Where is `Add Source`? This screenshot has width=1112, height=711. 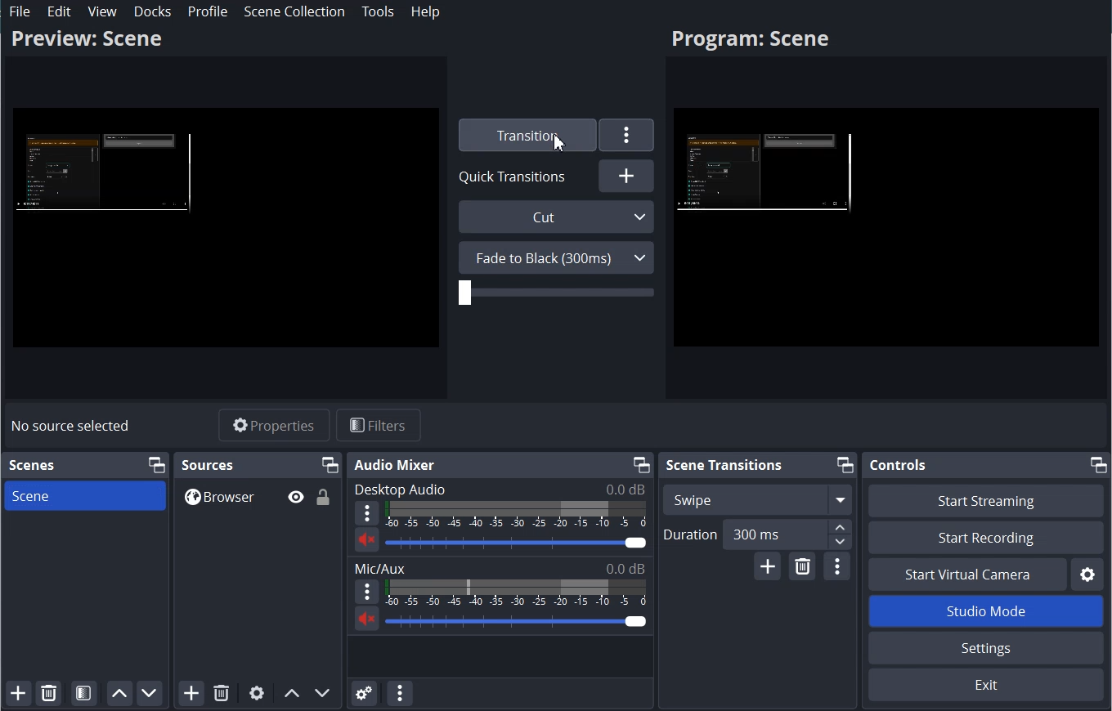 Add Source is located at coordinates (191, 693).